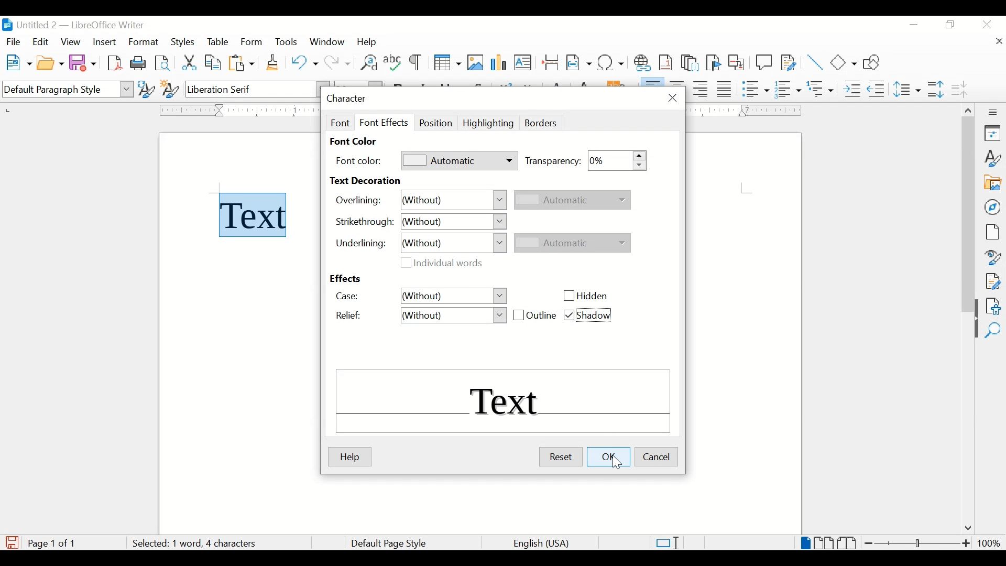  Describe the element at coordinates (346, 279) in the screenshot. I see `effects` at that location.